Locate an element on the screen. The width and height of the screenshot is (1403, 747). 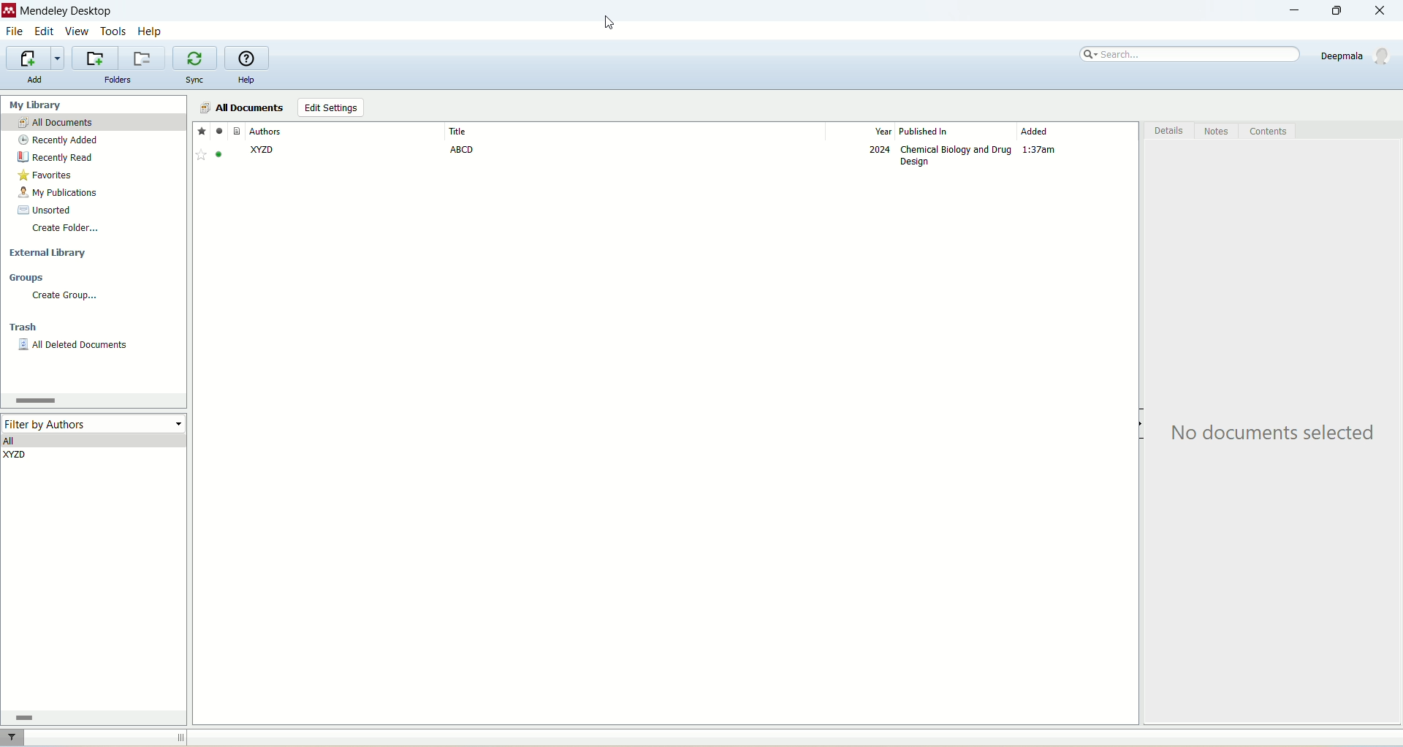
read/unread is located at coordinates (217, 130).